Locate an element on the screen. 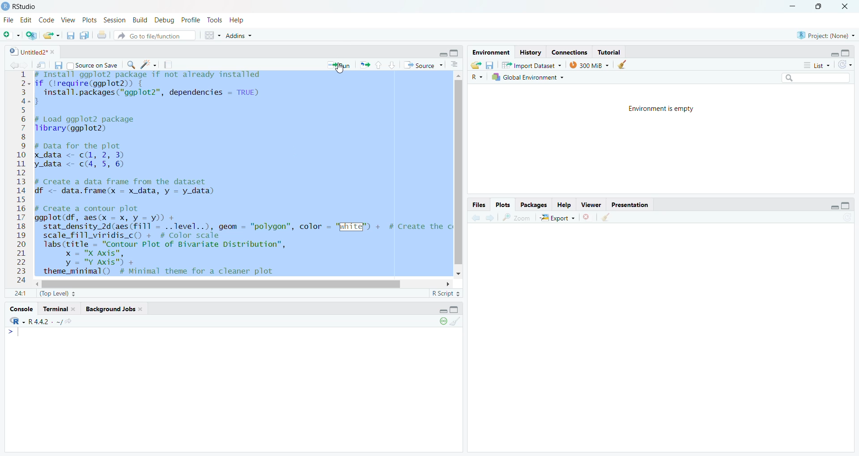 The height and width of the screenshot is (456, 859). Source on Save is located at coordinates (92, 66).